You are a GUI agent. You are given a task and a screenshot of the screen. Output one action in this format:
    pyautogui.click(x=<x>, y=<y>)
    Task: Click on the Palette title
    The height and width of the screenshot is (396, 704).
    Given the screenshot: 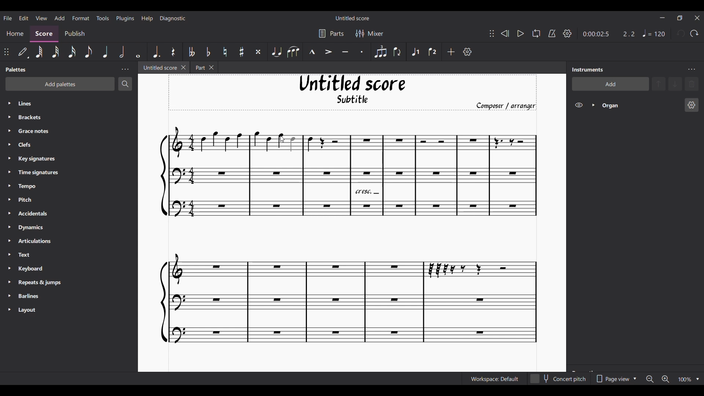 What is the action you would take?
    pyautogui.click(x=16, y=69)
    